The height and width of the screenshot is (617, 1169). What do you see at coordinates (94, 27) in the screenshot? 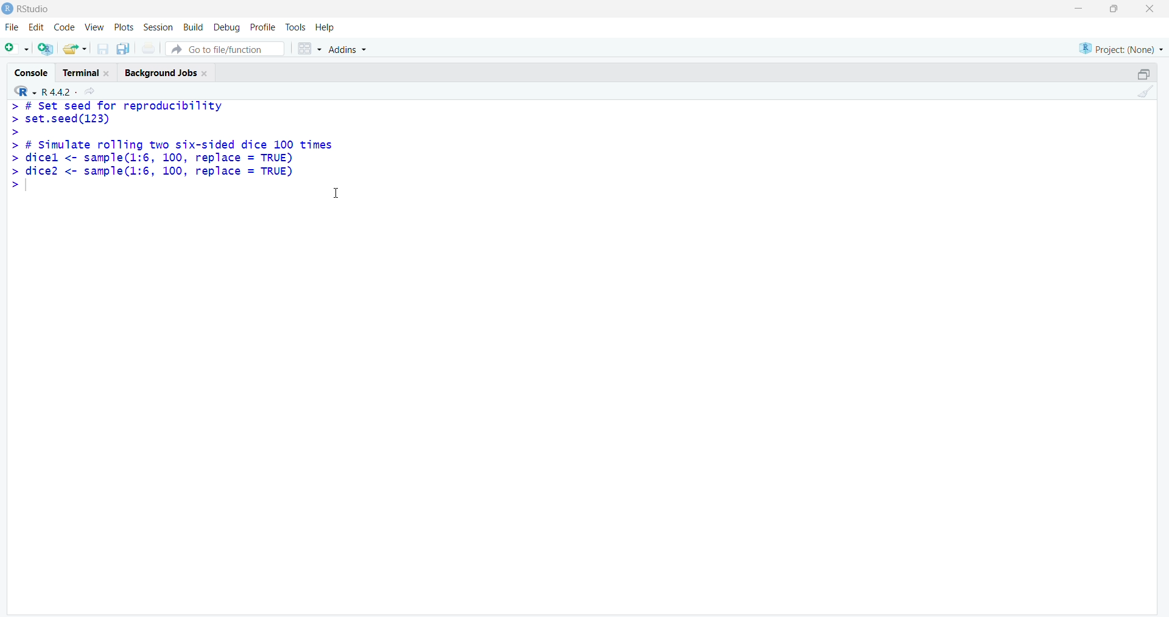
I see `view` at bounding box center [94, 27].